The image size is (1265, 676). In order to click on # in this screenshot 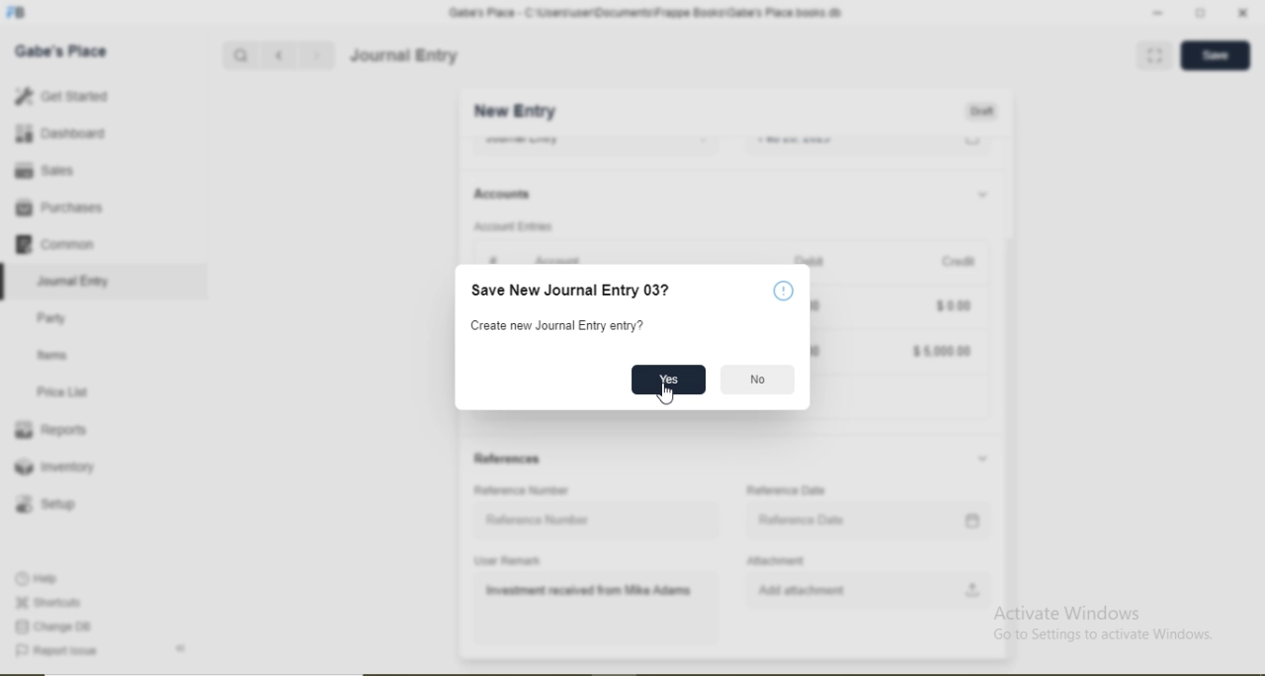, I will do `click(493, 261)`.